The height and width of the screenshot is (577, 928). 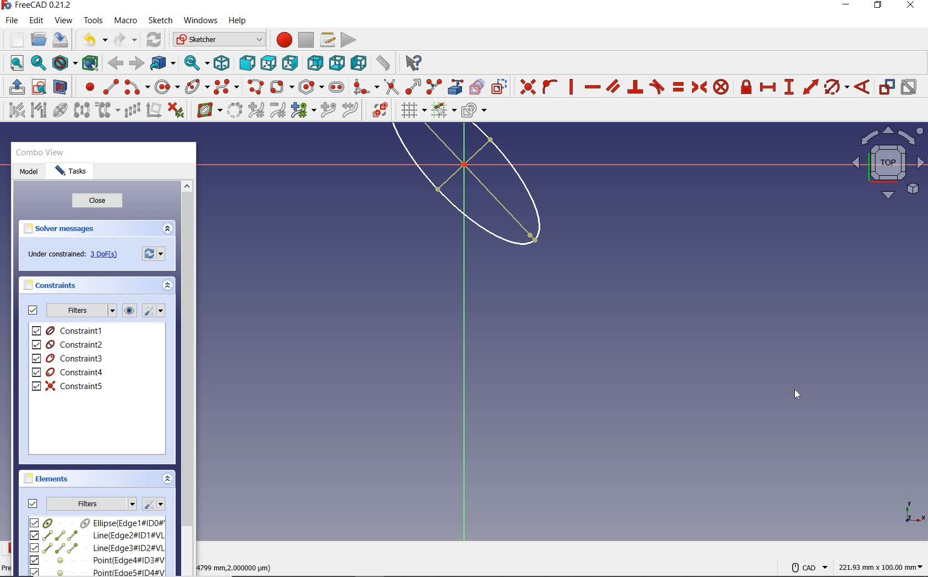 I want to click on filters, so click(x=92, y=502).